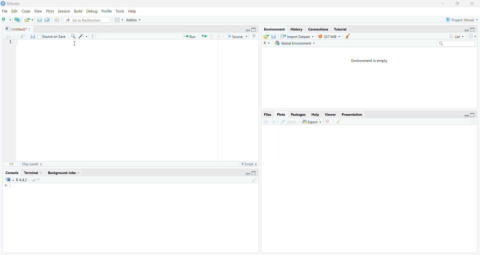  I want to click on Presentation, so click(353, 115).